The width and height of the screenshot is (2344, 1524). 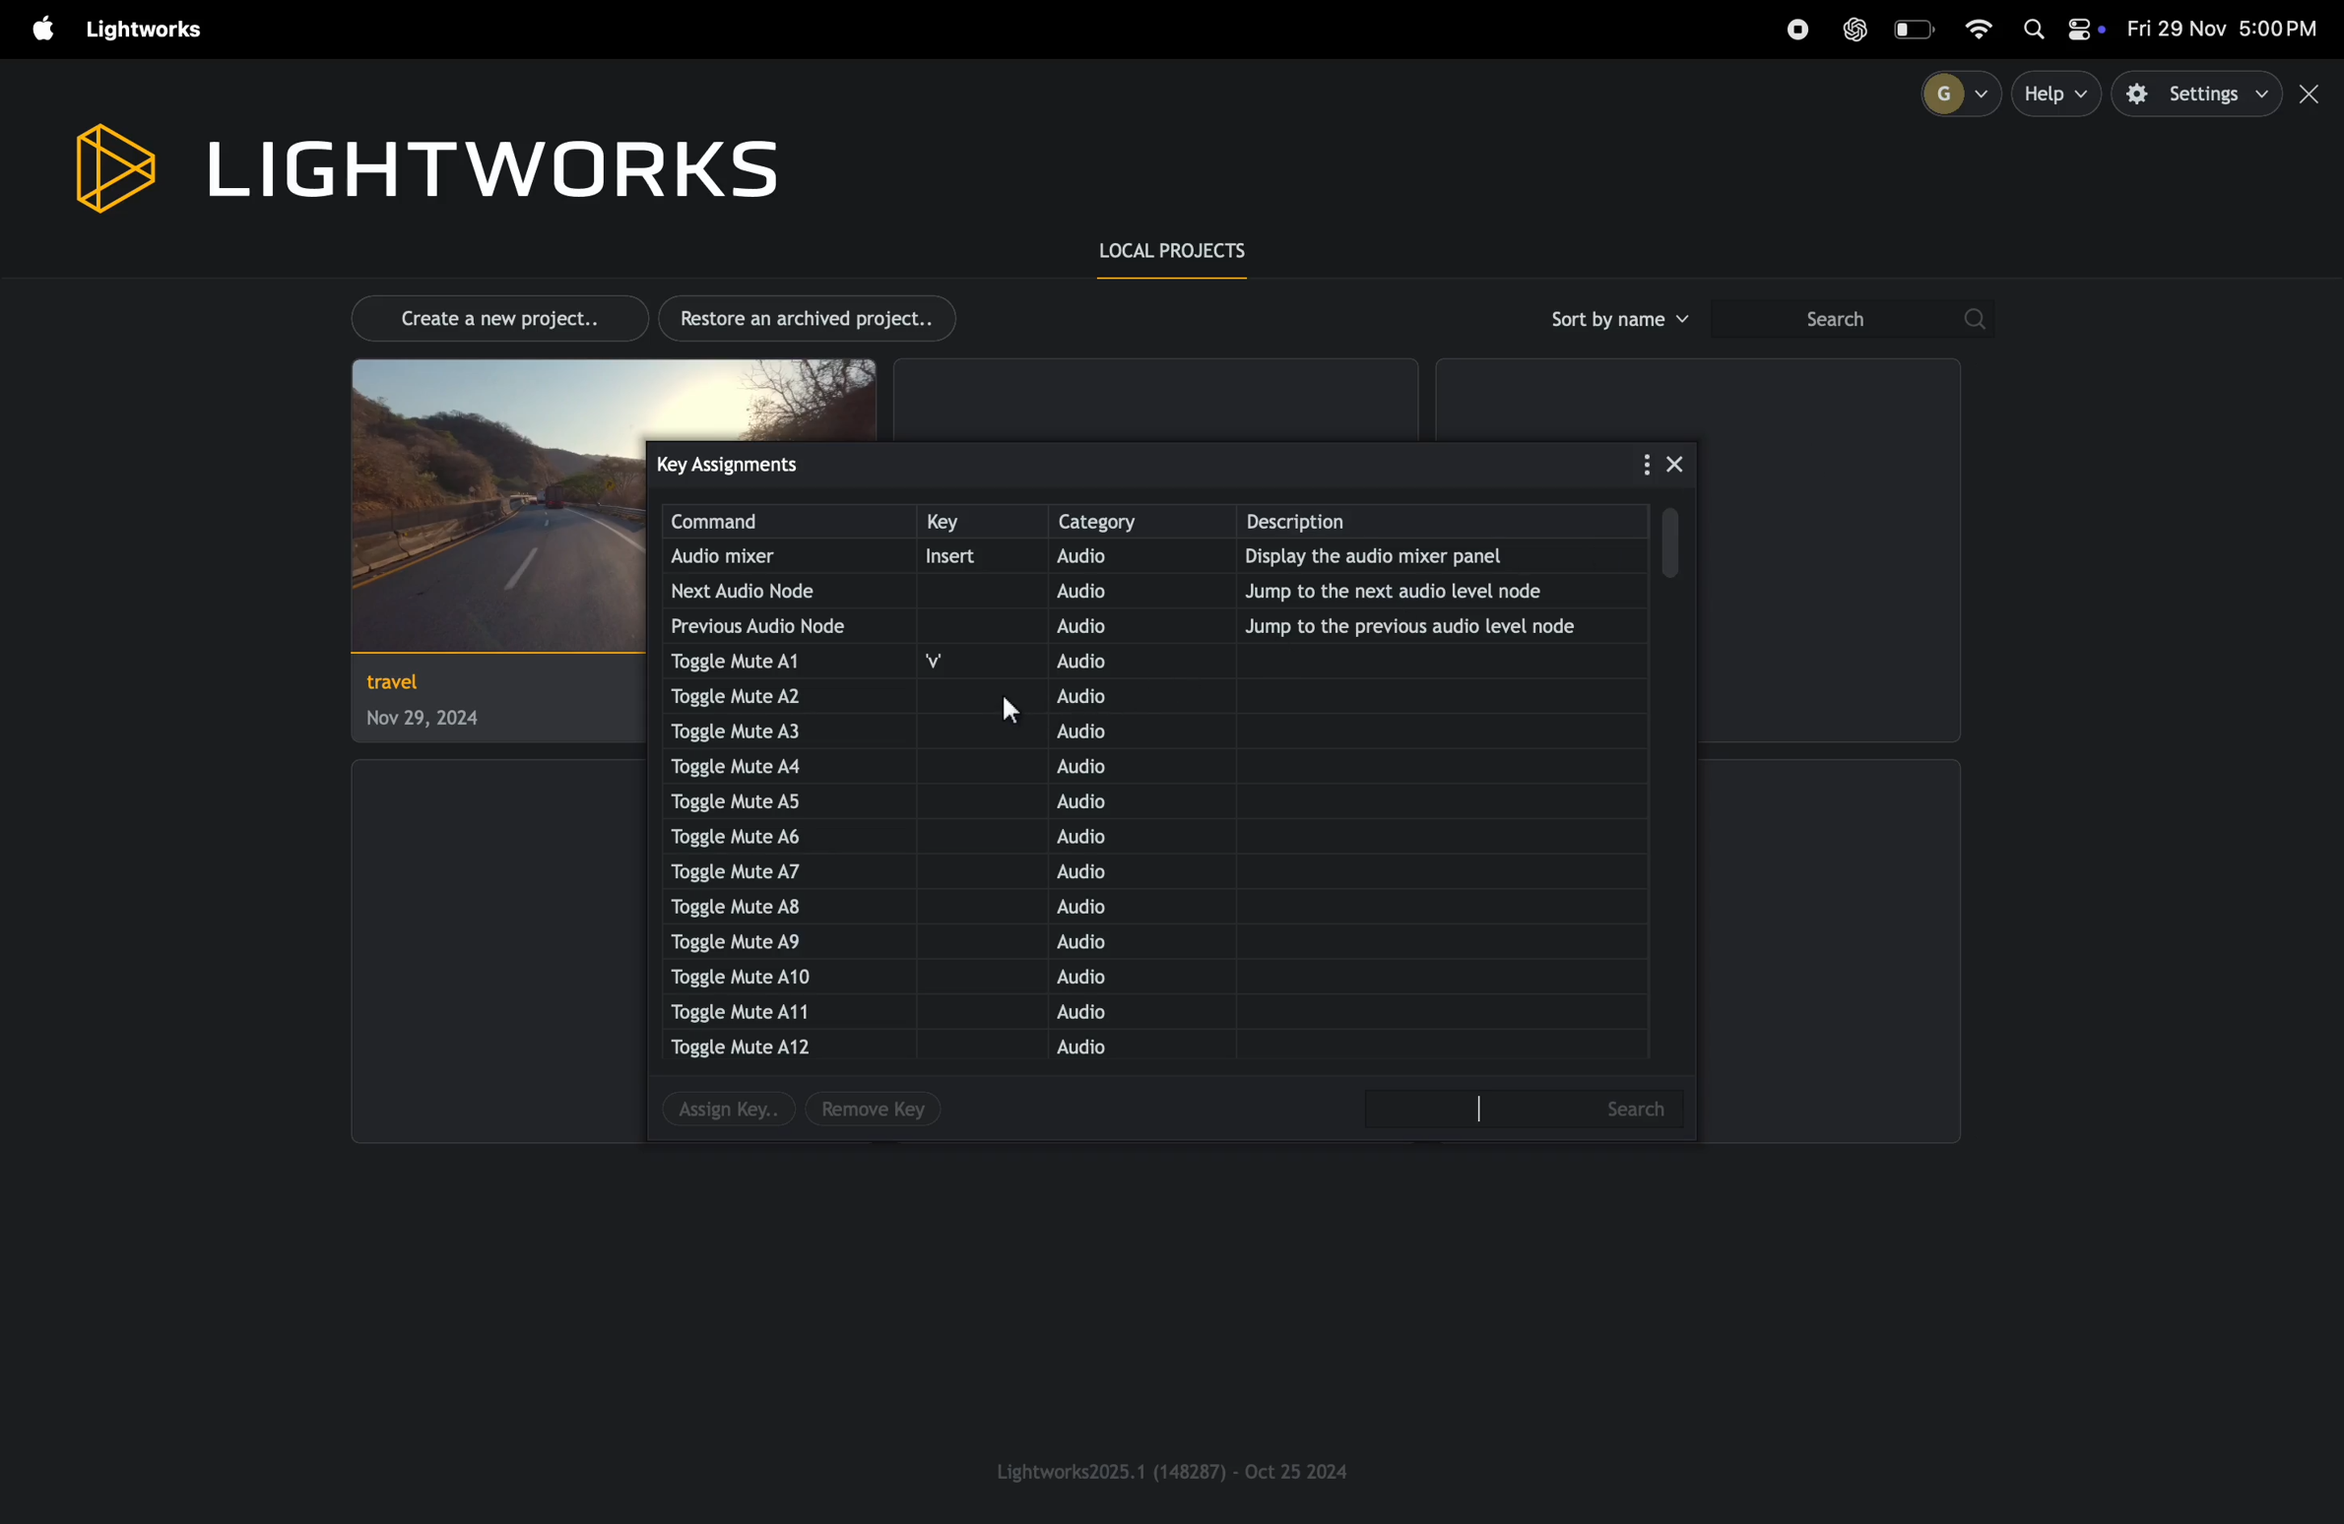 What do you see at coordinates (876, 1111) in the screenshot?
I see `remove key` at bounding box center [876, 1111].